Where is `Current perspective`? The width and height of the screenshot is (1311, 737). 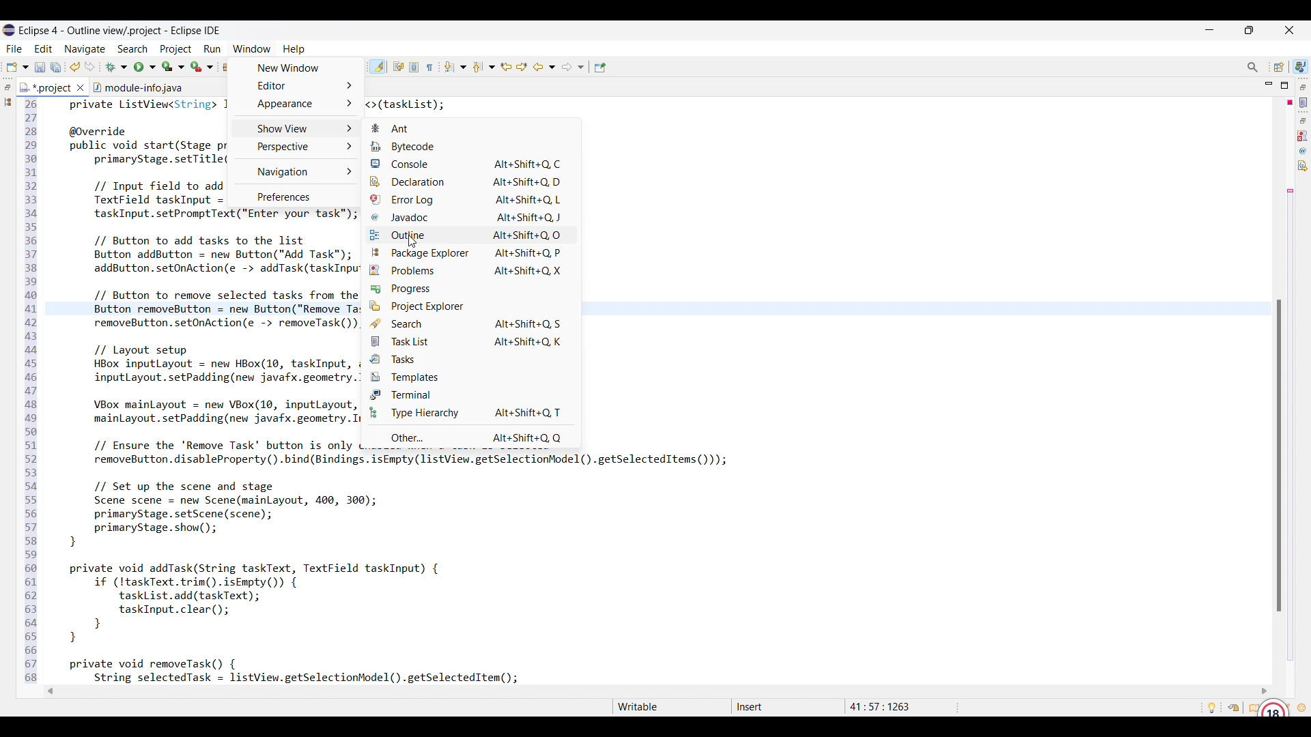
Current perspective is located at coordinates (1301, 66).